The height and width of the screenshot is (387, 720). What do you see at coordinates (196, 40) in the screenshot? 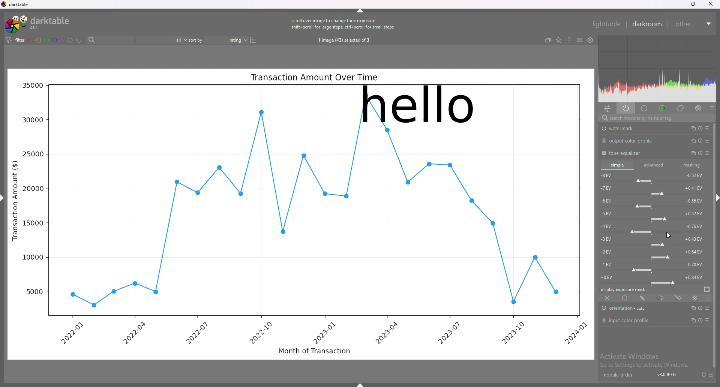
I see `sort by` at bounding box center [196, 40].